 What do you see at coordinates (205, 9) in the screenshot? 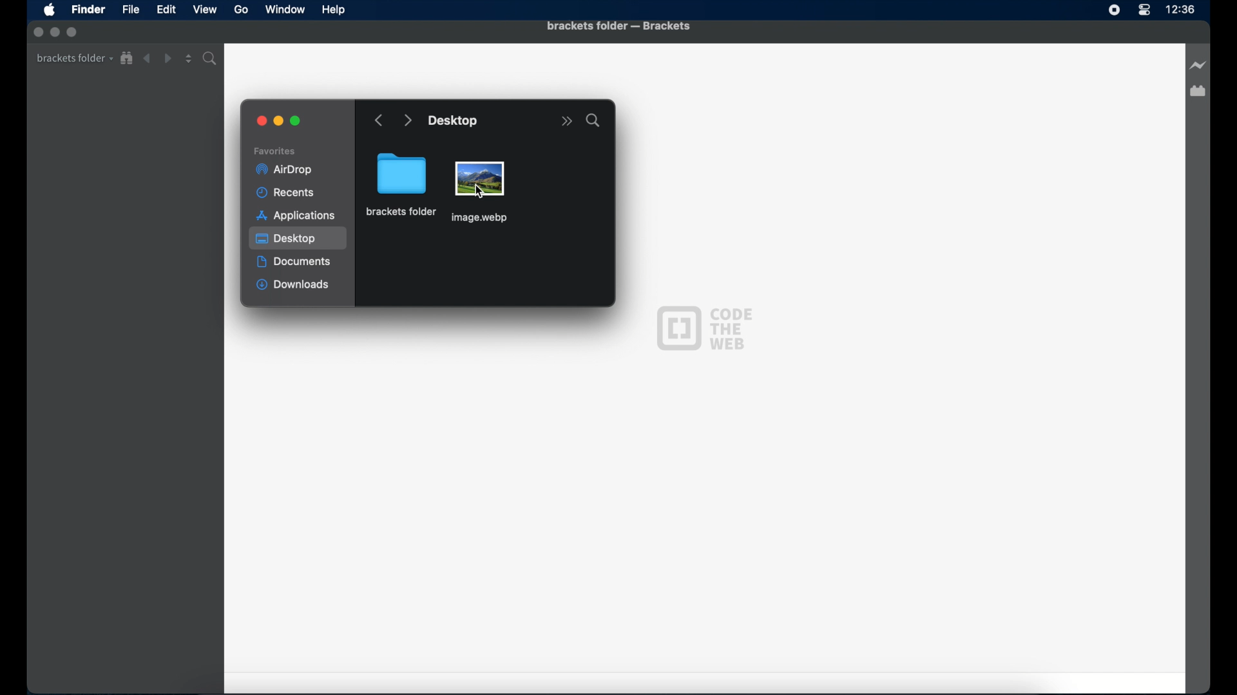
I see `View` at bounding box center [205, 9].